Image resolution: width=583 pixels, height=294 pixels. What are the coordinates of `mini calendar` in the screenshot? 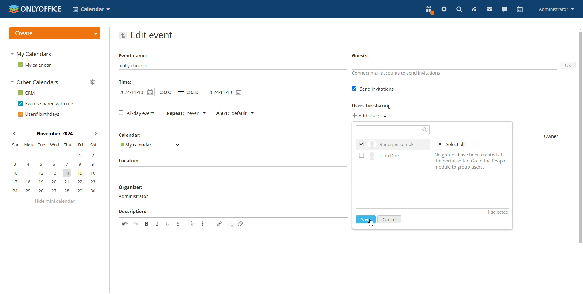 It's located at (54, 169).